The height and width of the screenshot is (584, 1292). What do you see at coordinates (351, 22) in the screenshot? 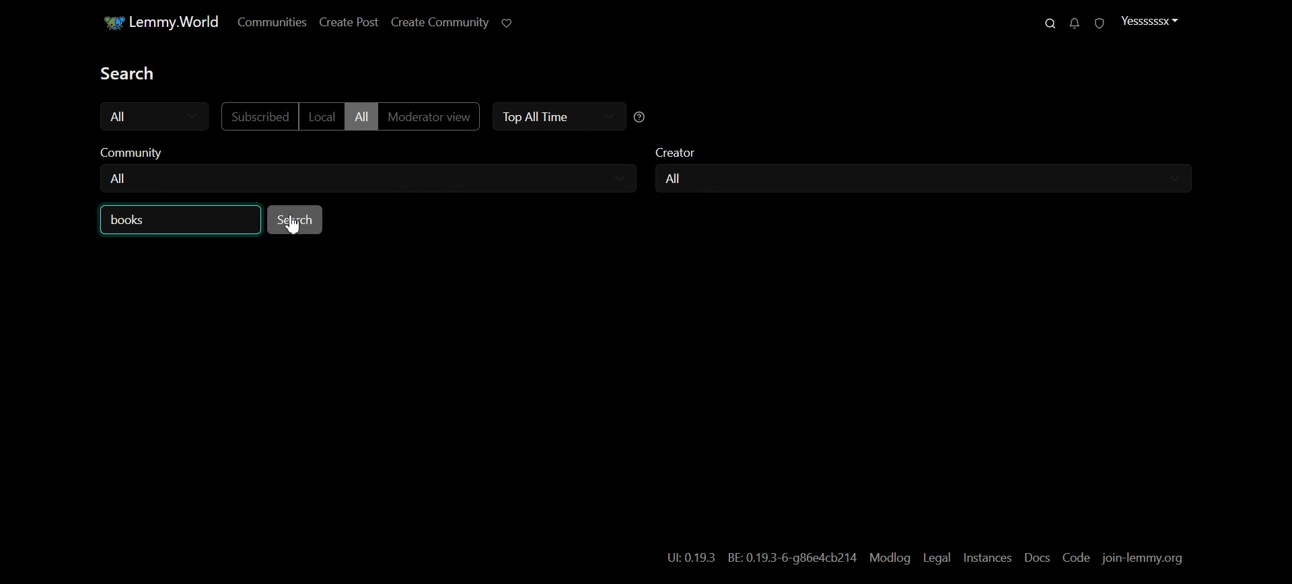
I see `Create Post` at bounding box center [351, 22].